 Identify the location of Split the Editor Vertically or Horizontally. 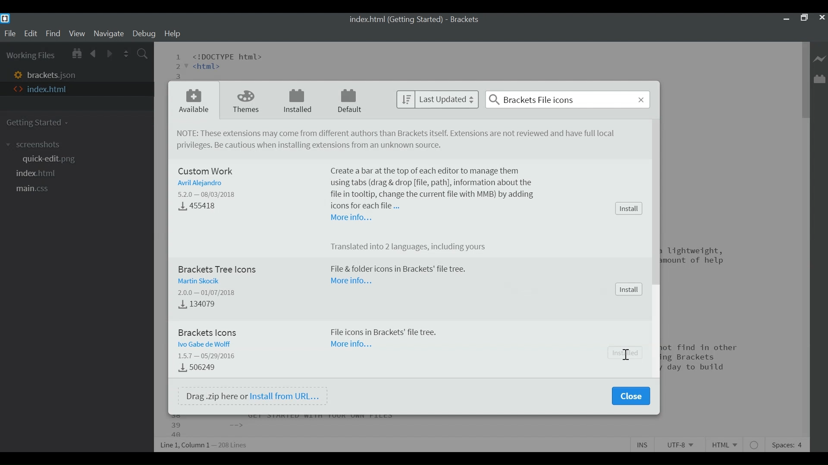
(127, 53).